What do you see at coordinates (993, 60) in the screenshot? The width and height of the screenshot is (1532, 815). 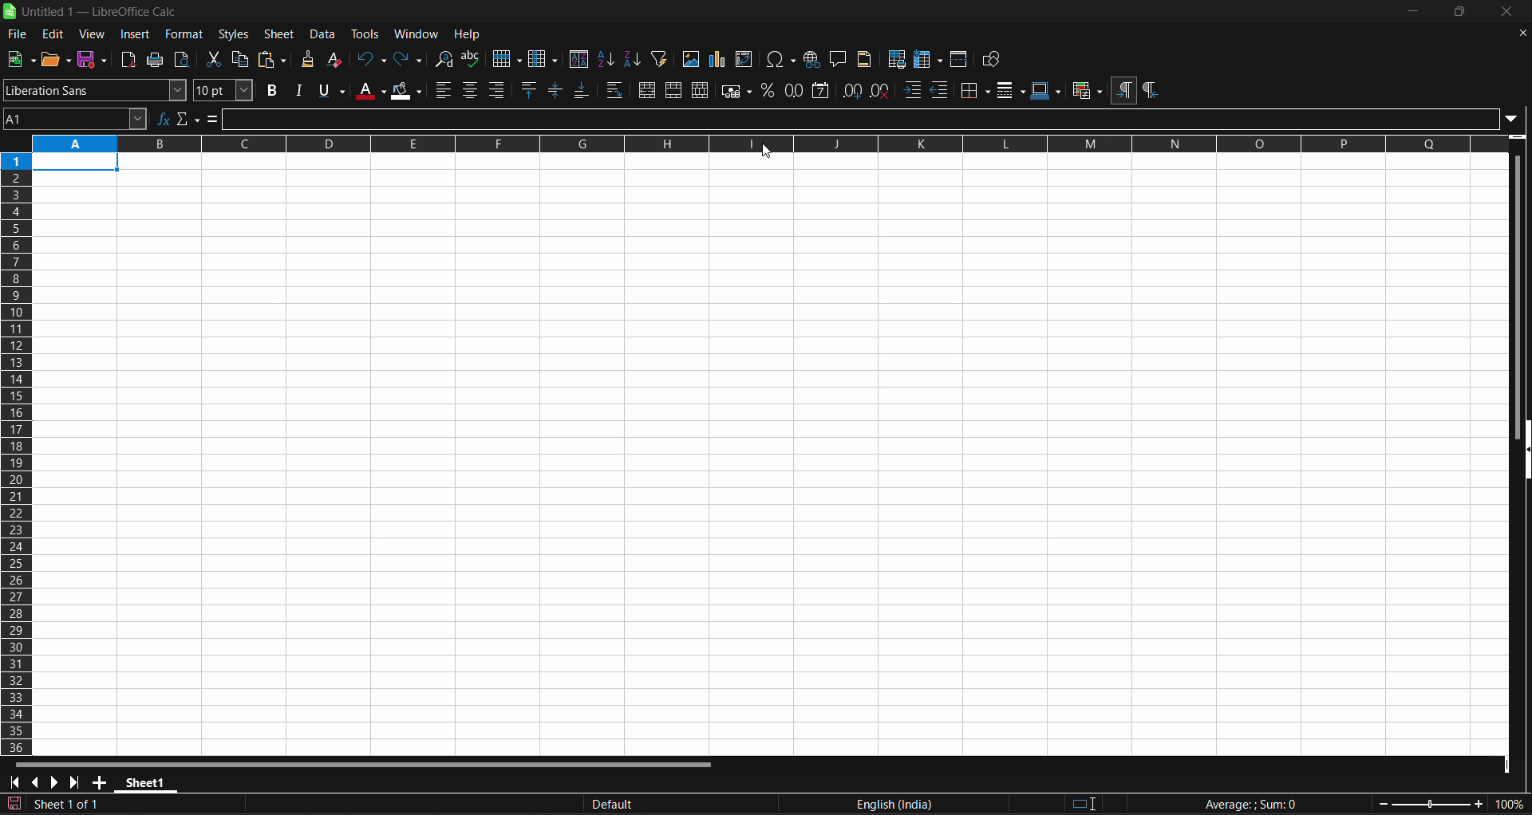 I see `show draw functions` at bounding box center [993, 60].